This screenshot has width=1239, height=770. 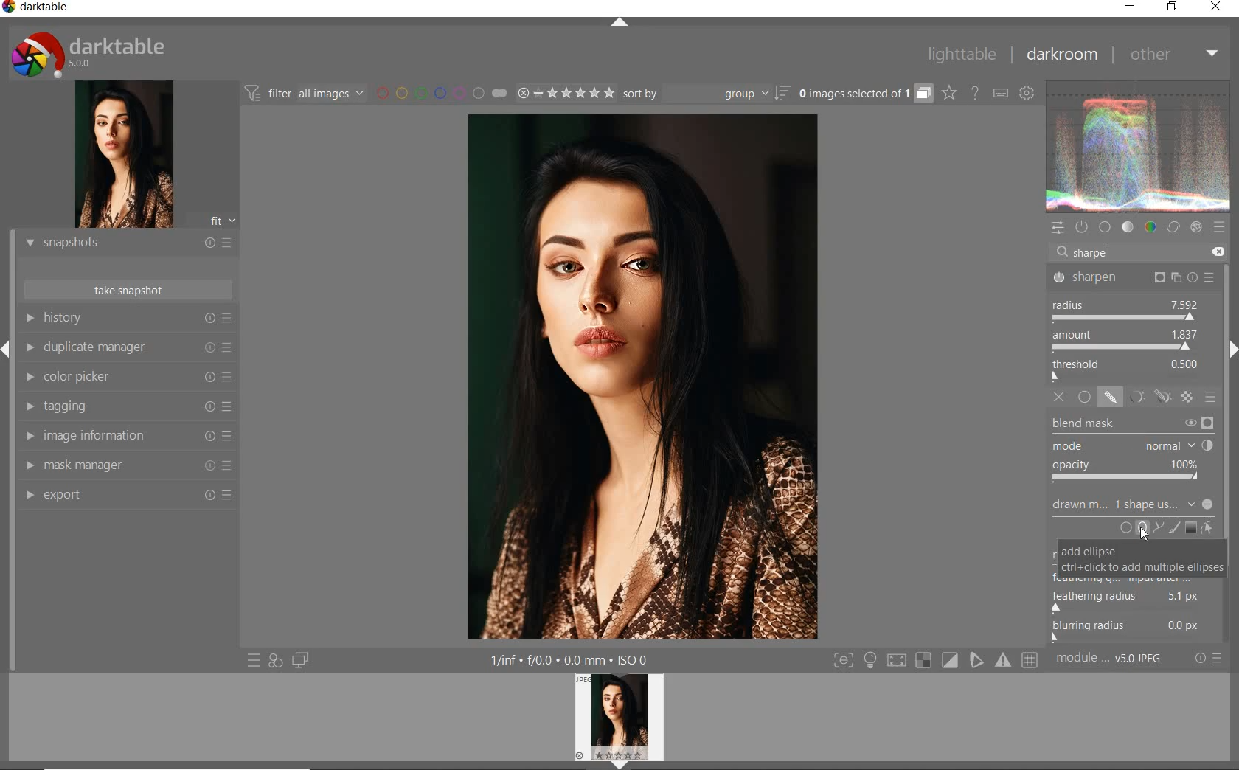 I want to click on profile , so click(x=628, y=718).